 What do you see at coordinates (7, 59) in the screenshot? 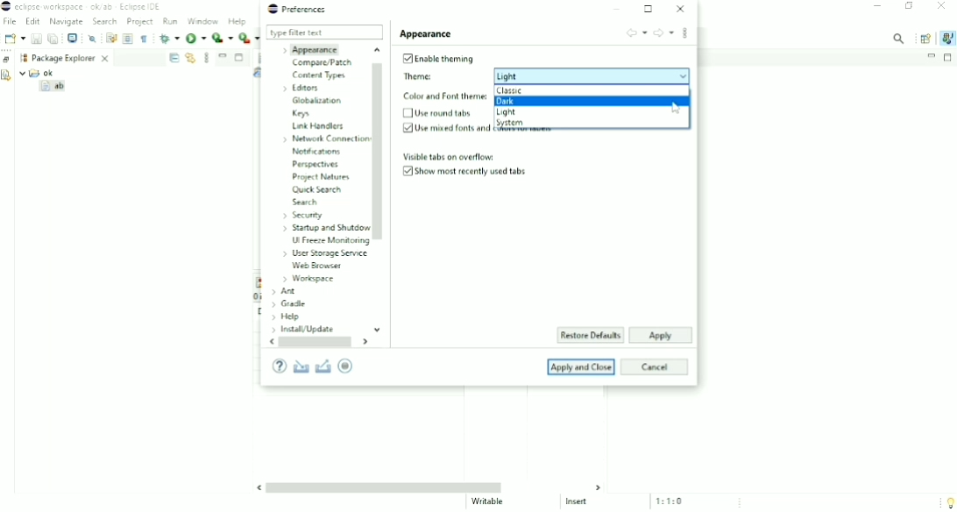
I see `Restore` at bounding box center [7, 59].